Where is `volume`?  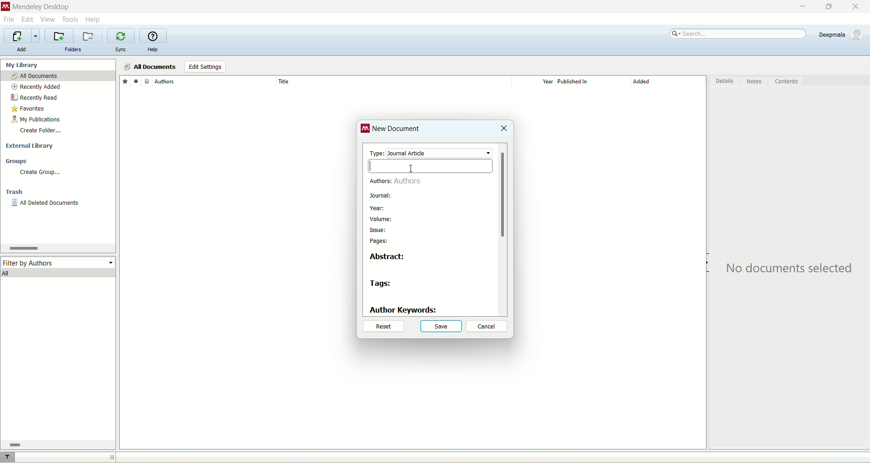
volume is located at coordinates (384, 219).